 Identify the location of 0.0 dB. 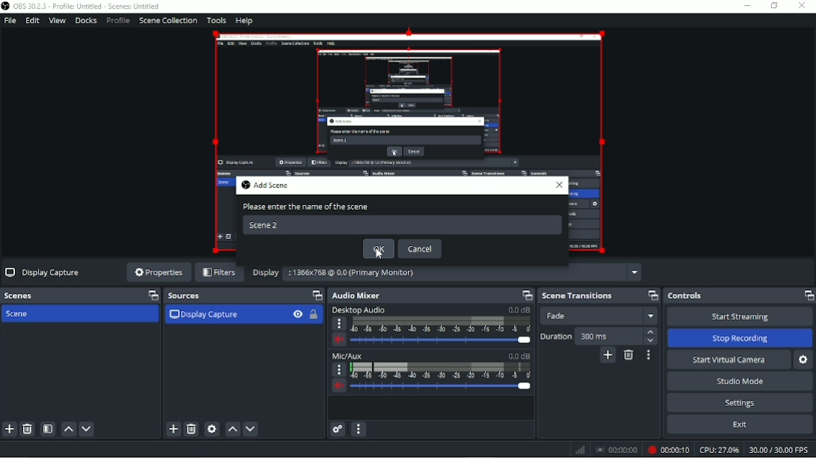
(518, 356).